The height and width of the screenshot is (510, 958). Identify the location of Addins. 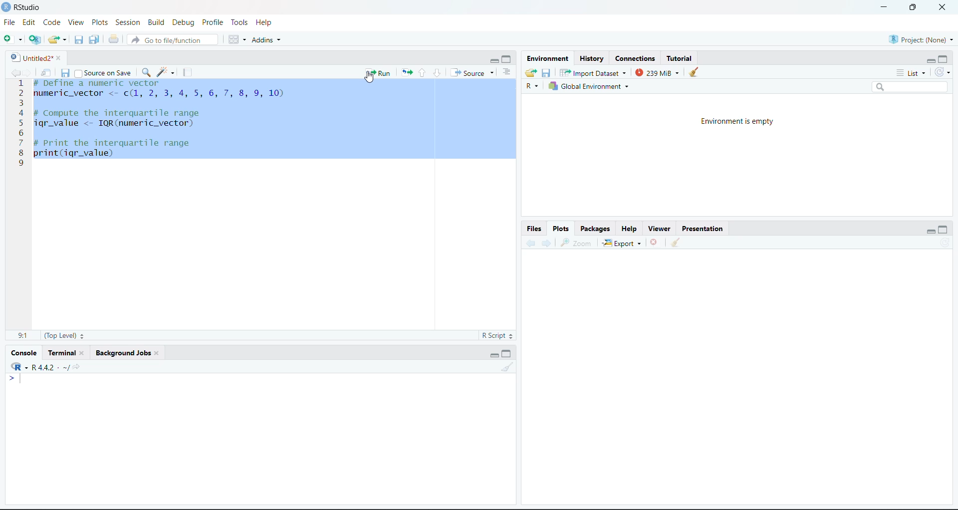
(268, 39).